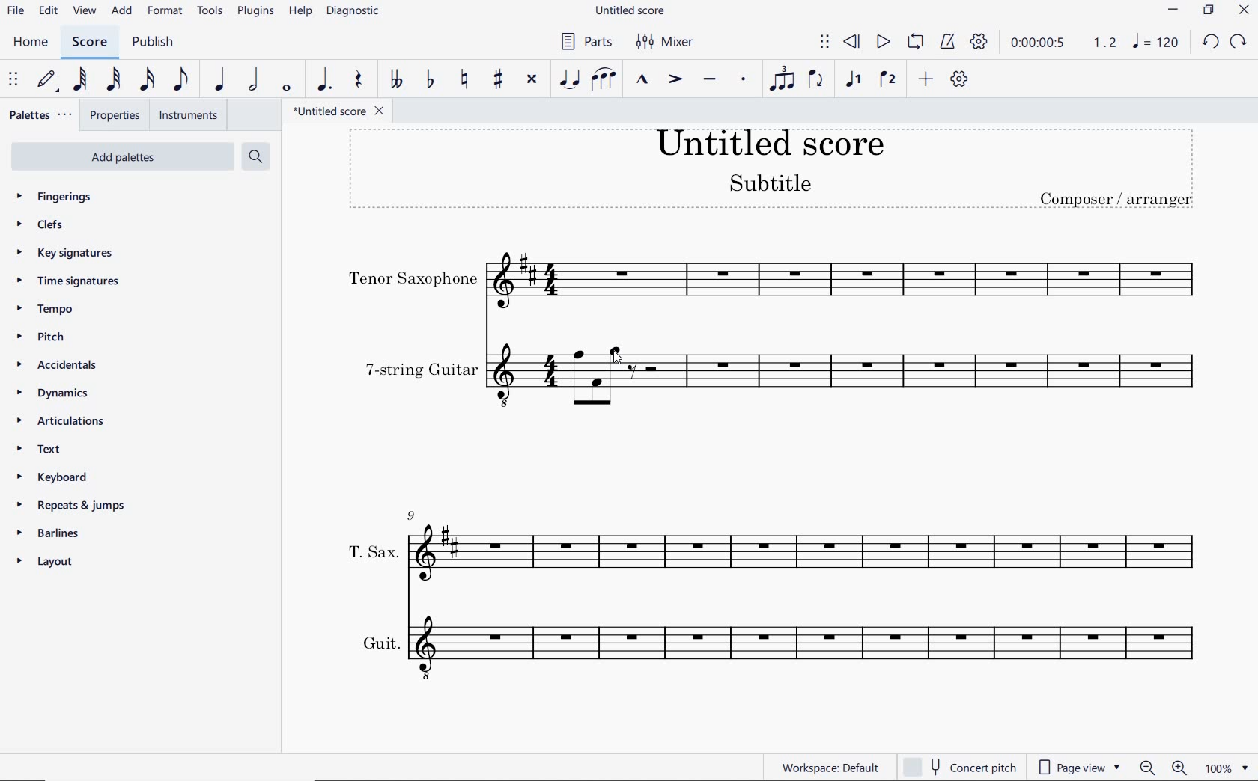 The image size is (1258, 781). I want to click on UNDO, so click(1210, 41).